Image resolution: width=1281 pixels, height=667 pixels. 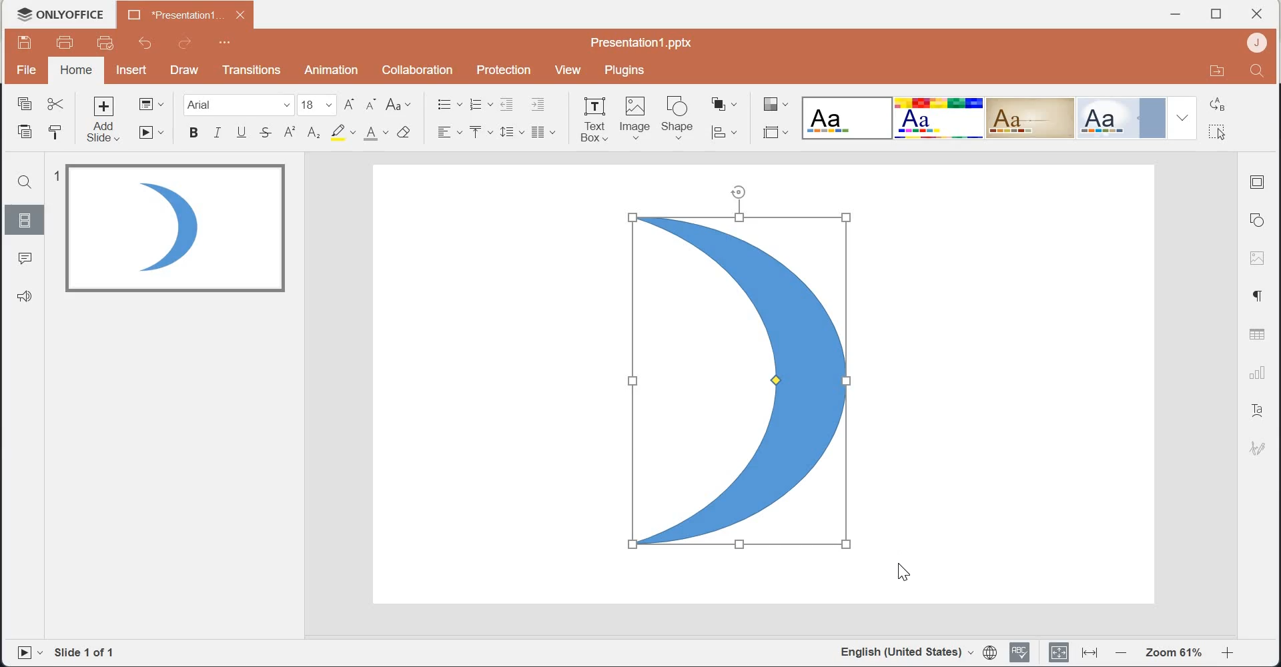 I want to click on Shape, so click(x=1260, y=217).